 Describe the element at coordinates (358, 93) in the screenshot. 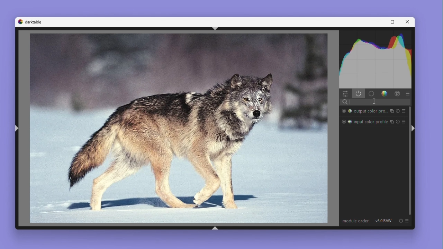

I see `Power Button` at that location.